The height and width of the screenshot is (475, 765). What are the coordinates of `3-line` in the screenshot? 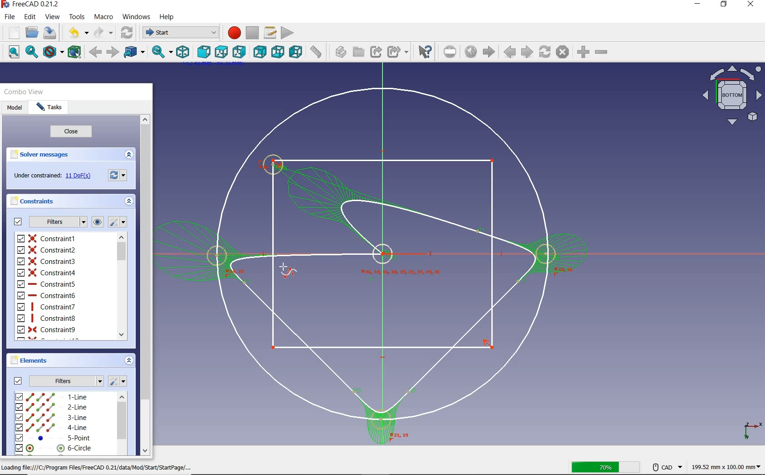 It's located at (51, 418).